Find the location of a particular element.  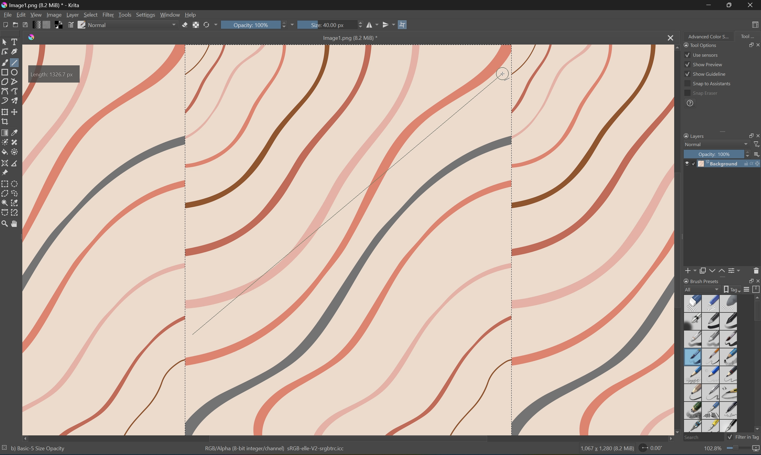

Horizontal mirror tool is located at coordinates (372, 25).